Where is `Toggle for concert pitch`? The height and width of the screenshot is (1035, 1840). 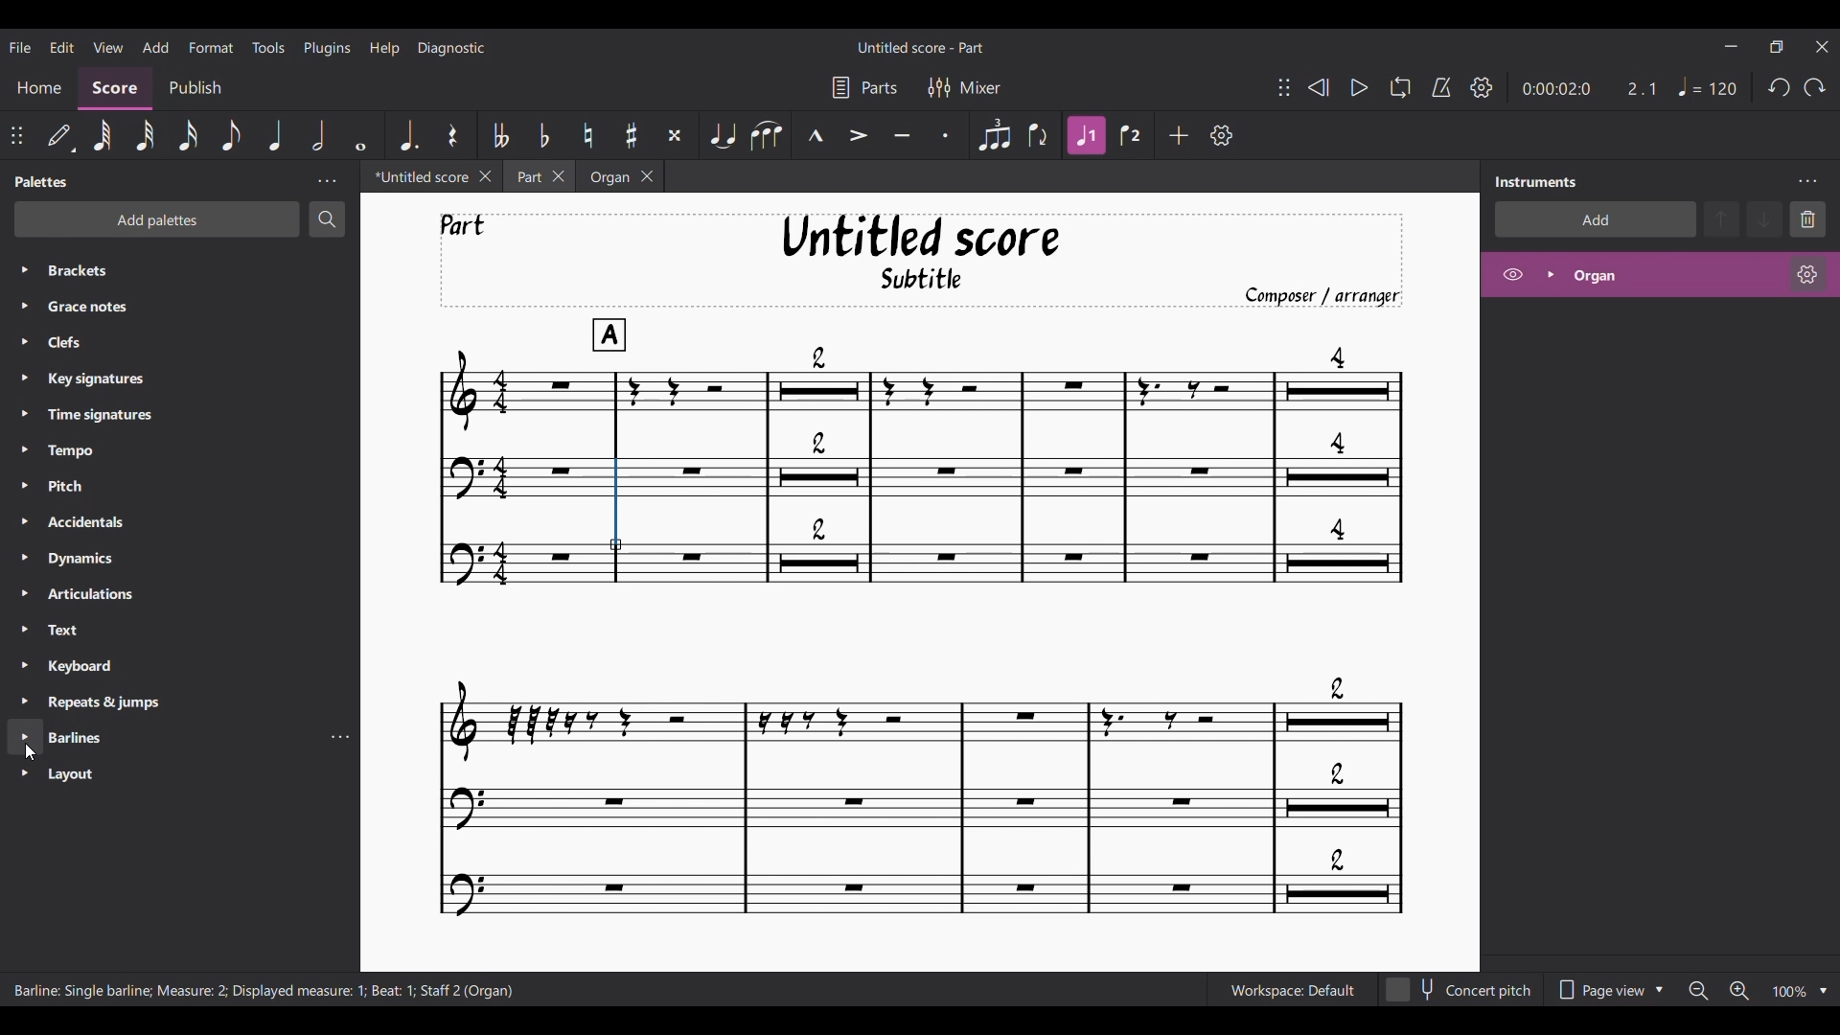 Toggle for concert pitch is located at coordinates (1460, 991).